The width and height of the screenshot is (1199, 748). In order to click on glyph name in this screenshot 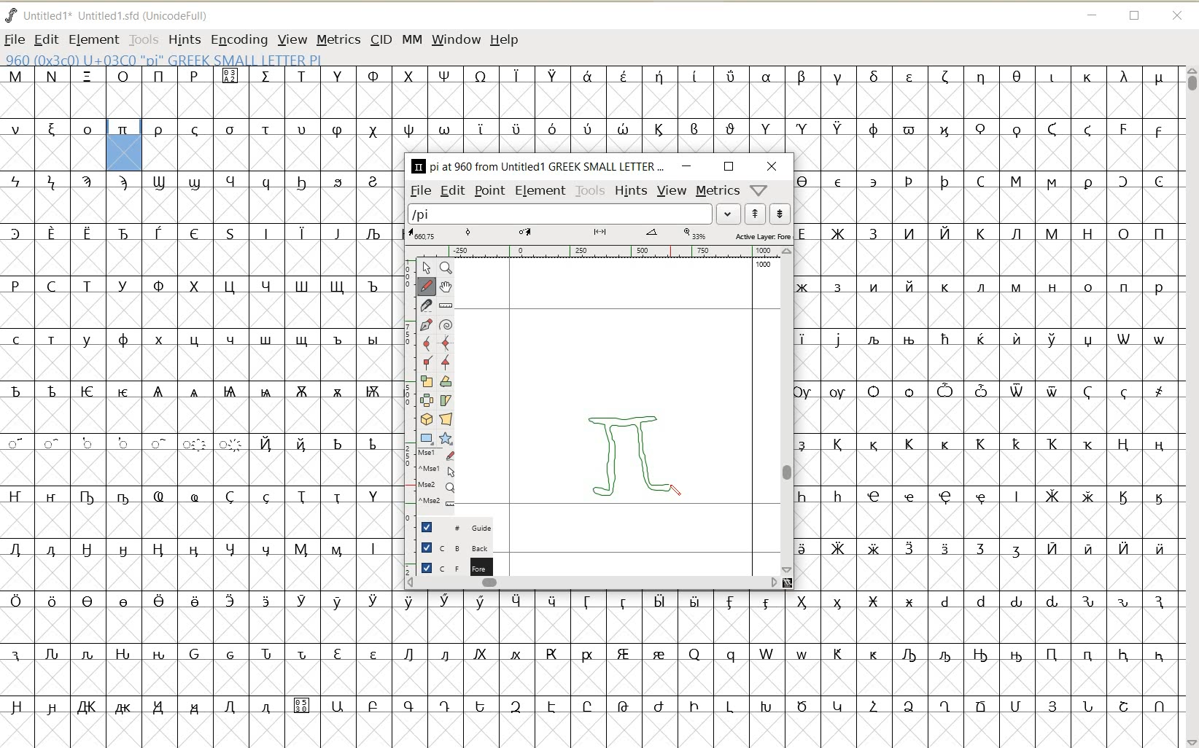, I will do `click(537, 165)`.